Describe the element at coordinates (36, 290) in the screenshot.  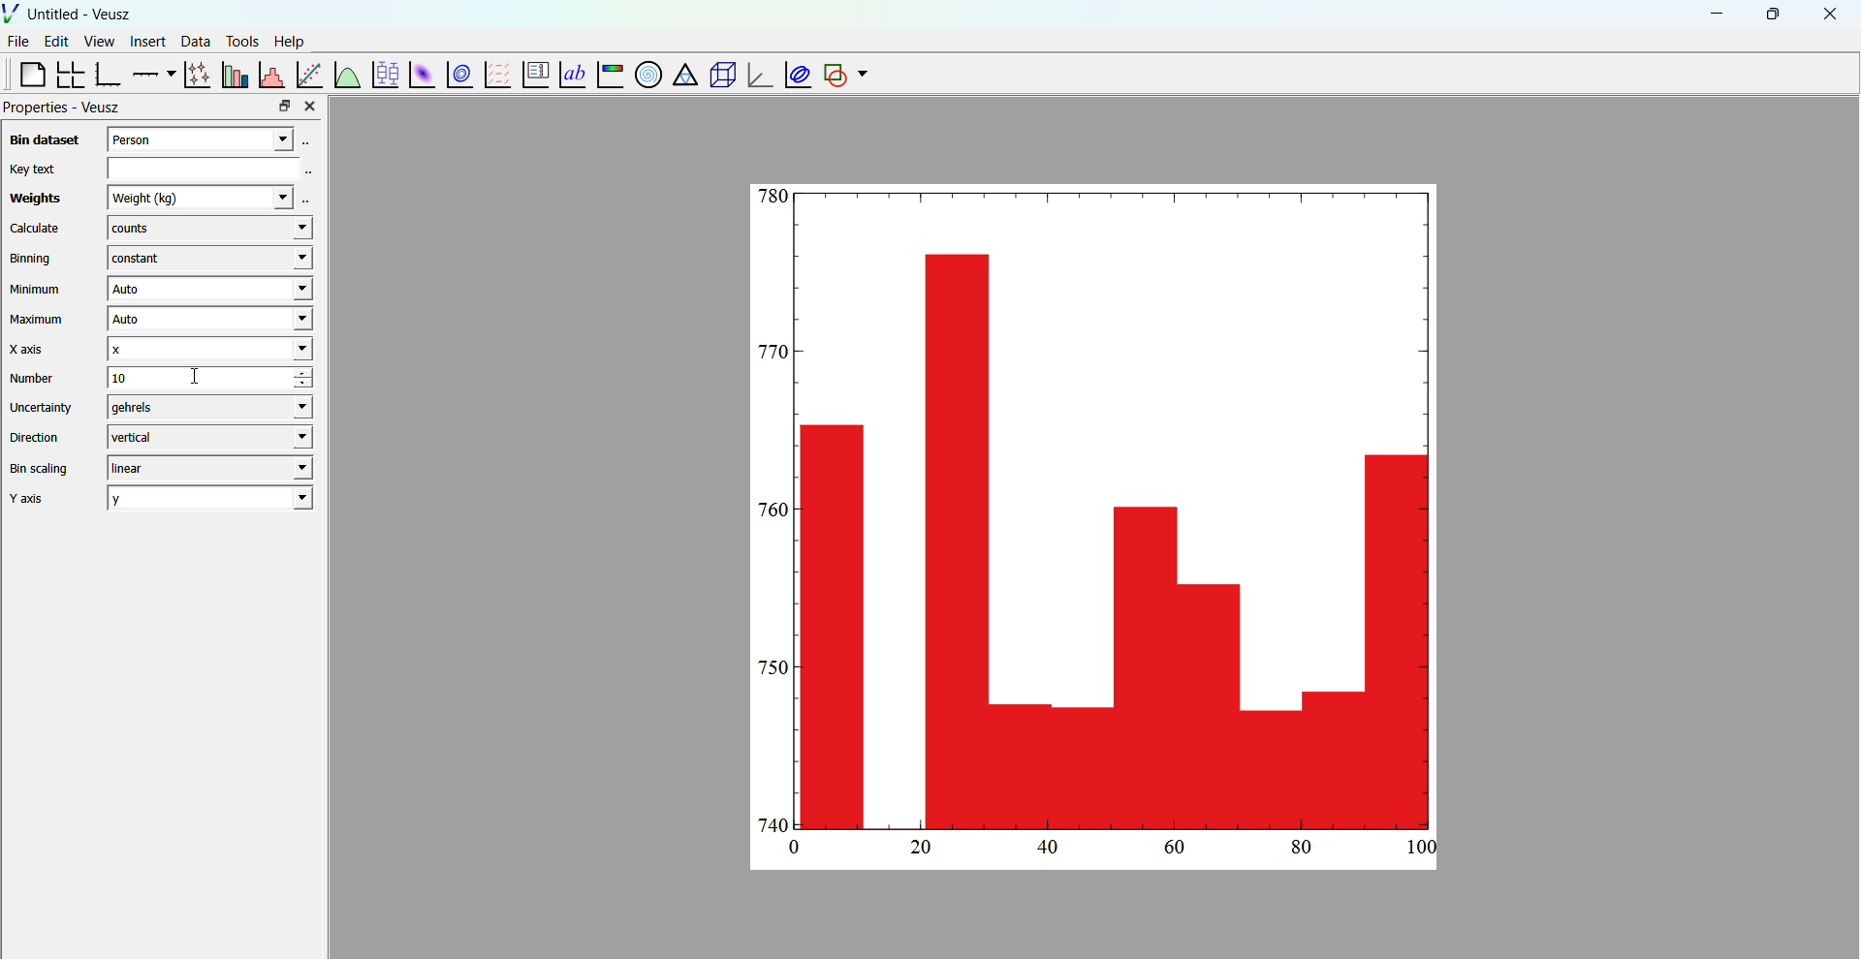
I see `Minimum` at that location.